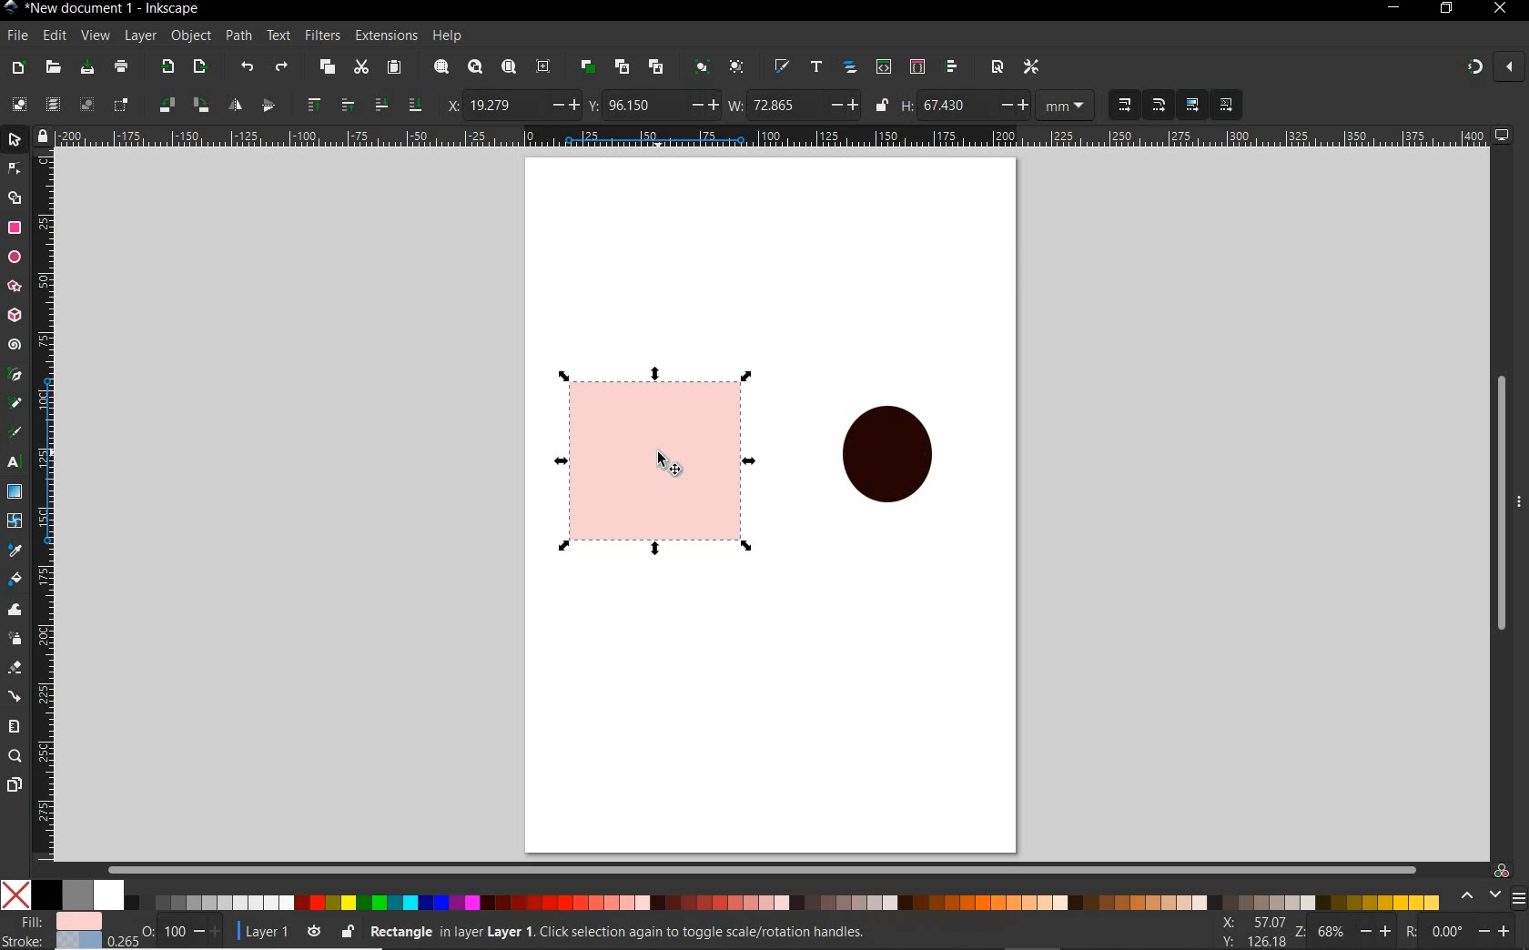 The image size is (1529, 950). Describe the element at coordinates (394, 67) in the screenshot. I see `paste` at that location.